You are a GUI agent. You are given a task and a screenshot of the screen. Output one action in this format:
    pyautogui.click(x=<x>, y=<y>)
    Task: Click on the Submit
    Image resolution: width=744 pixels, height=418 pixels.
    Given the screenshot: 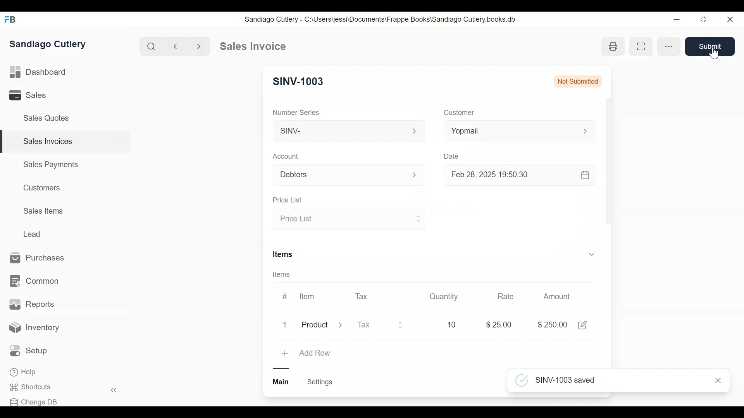 What is the action you would take?
    pyautogui.click(x=711, y=46)
    